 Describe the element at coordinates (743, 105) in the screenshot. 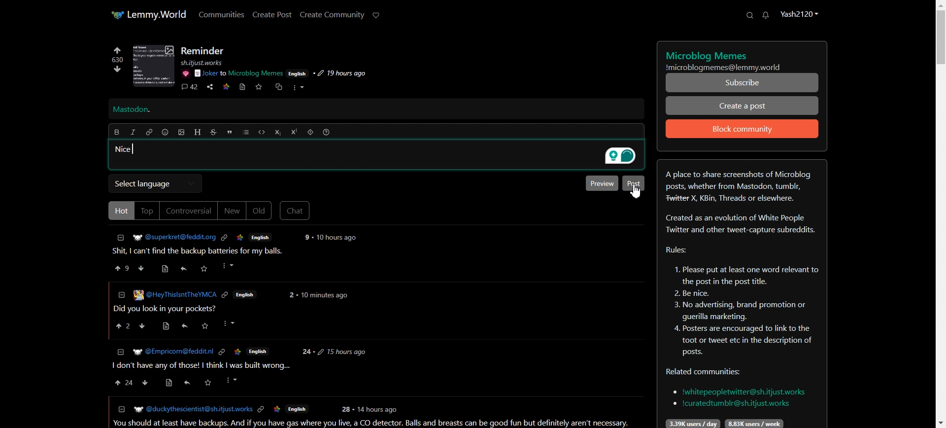

I see `Create a post` at that location.